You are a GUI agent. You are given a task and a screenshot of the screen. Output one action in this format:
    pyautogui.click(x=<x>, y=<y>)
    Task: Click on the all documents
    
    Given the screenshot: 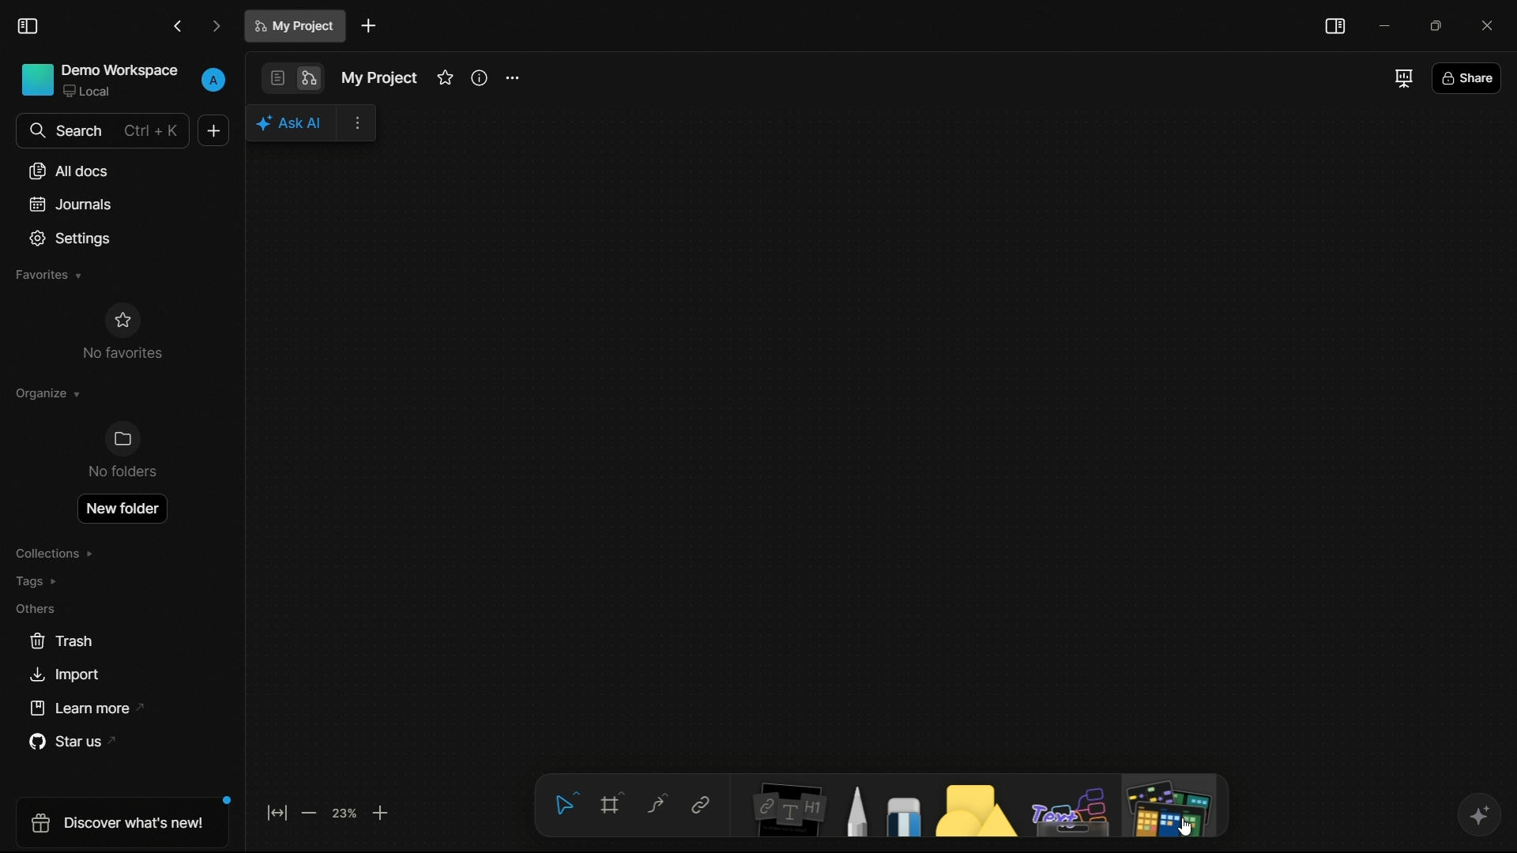 What is the action you would take?
    pyautogui.click(x=70, y=171)
    